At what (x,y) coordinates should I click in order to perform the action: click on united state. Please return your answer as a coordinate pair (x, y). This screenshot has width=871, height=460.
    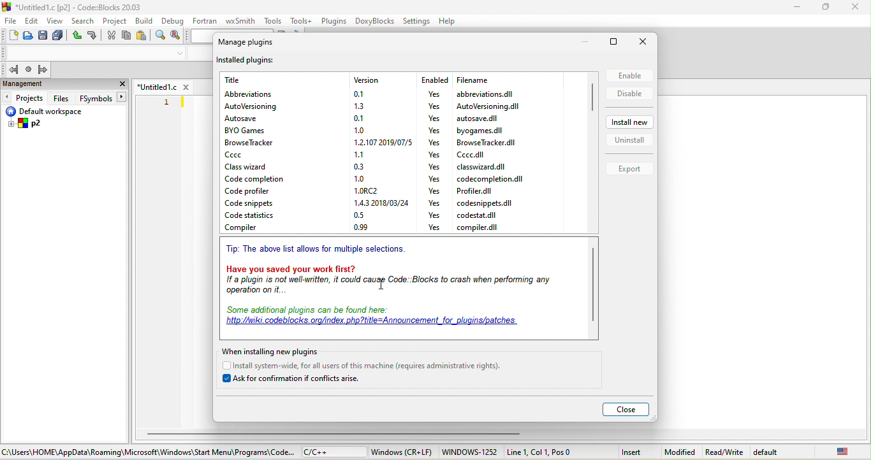
    Looking at the image, I should click on (842, 452).